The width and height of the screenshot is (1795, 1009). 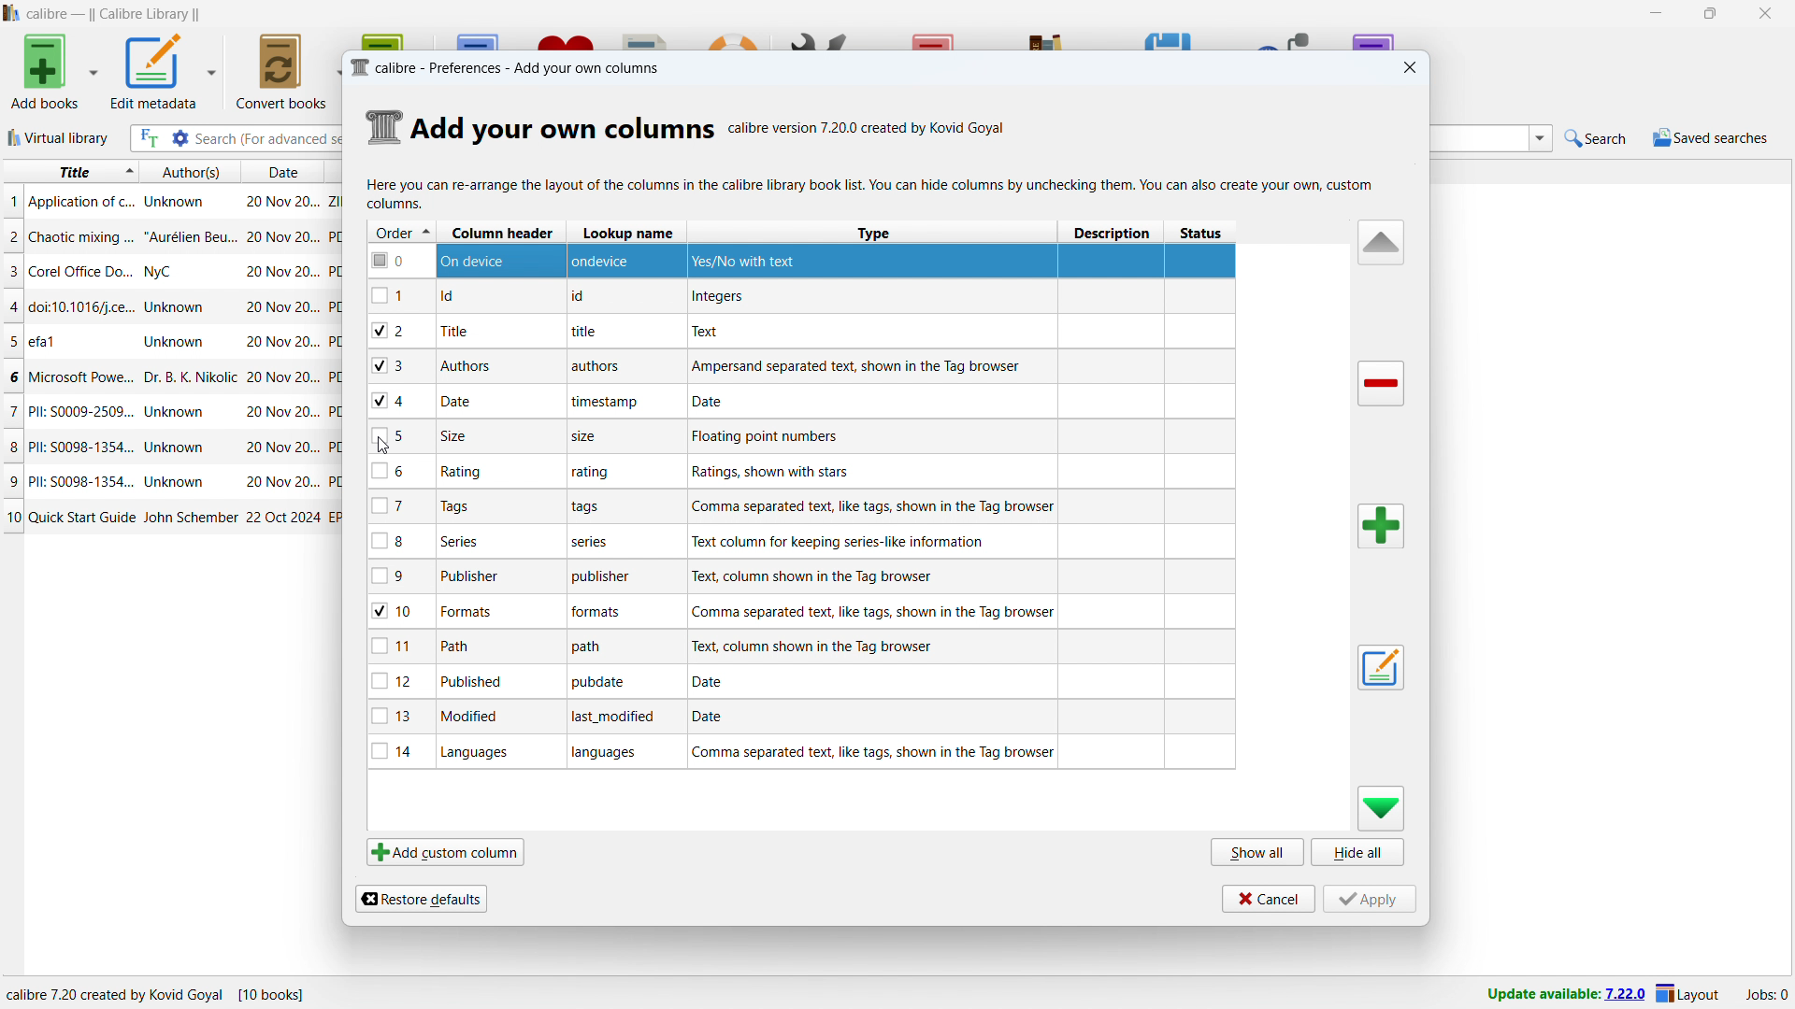 What do you see at coordinates (12, 518) in the screenshot?
I see `10` at bounding box center [12, 518].